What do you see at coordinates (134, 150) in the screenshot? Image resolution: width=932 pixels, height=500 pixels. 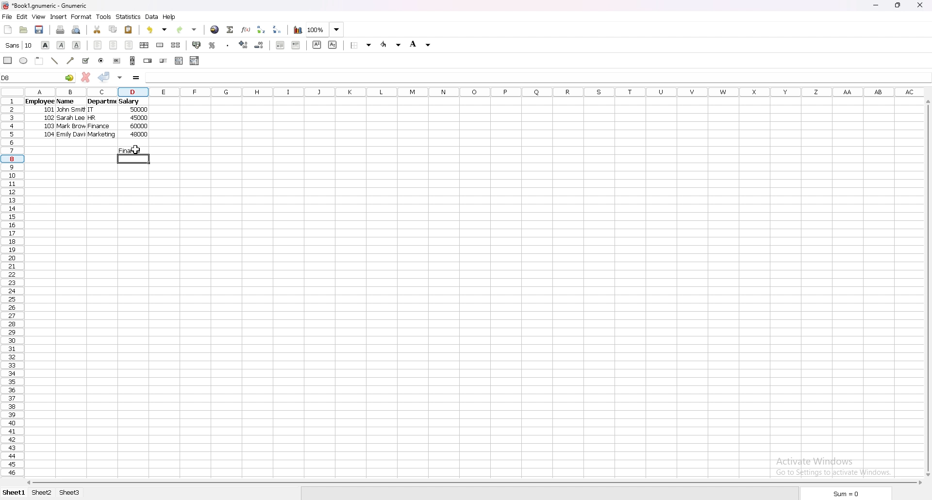 I see `cursor` at bounding box center [134, 150].